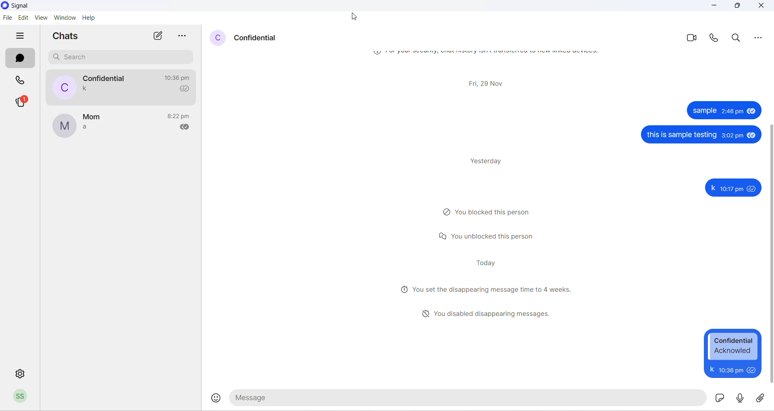 The image size is (774, 411). Describe the element at coordinates (87, 89) in the screenshot. I see `last message` at that location.